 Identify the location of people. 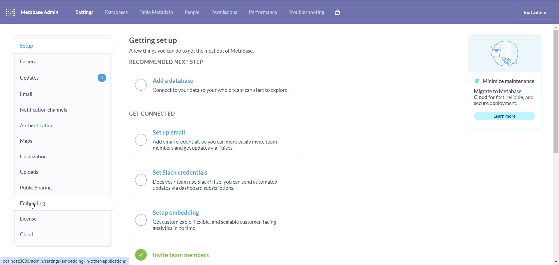
(191, 13).